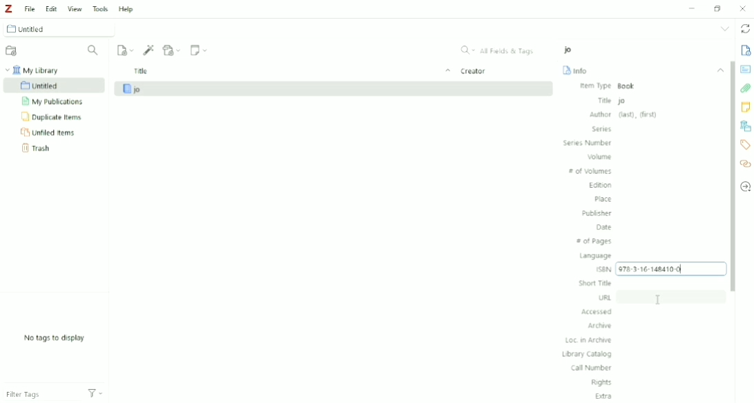 This screenshot has height=403, width=754. I want to click on Trash, so click(39, 150).